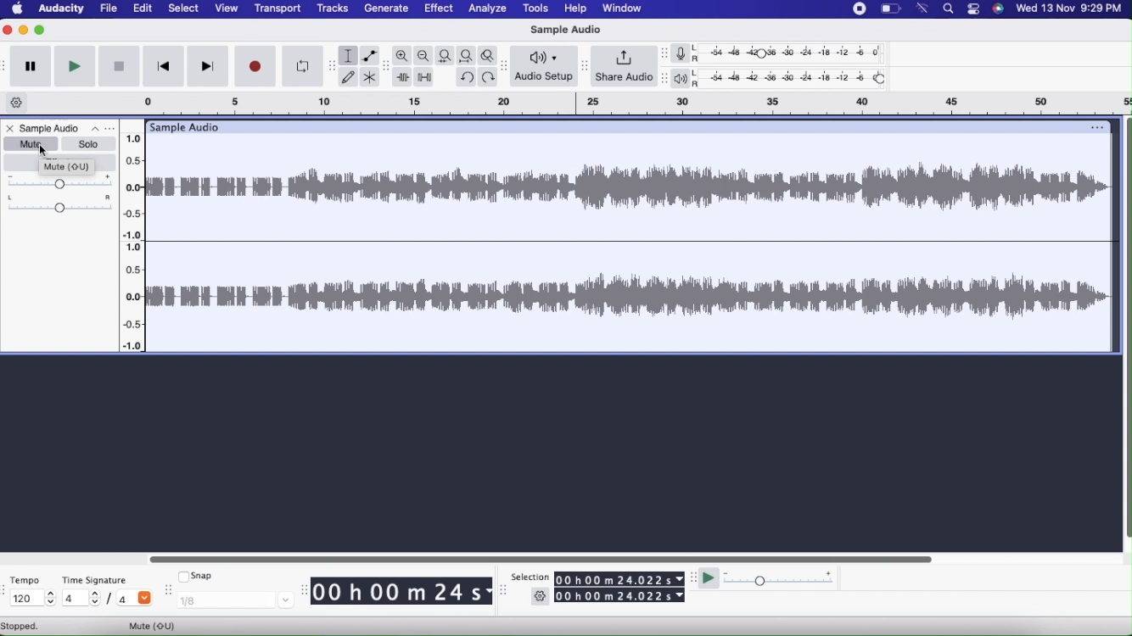 Image resolution: width=1132 pixels, height=636 pixels. What do you see at coordinates (583, 63) in the screenshot?
I see `Adjust` at bounding box center [583, 63].